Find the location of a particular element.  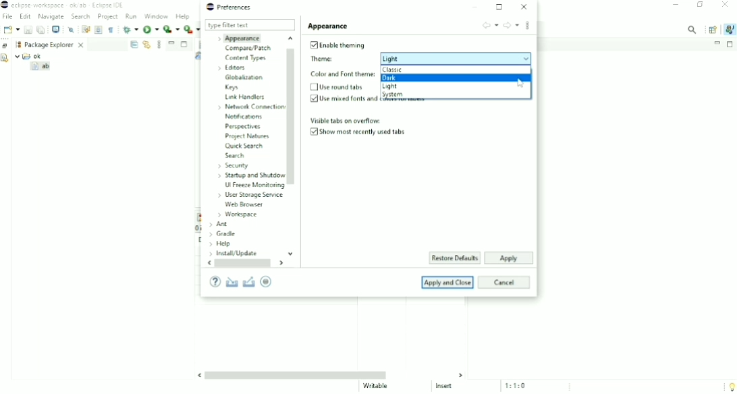

Tip is located at coordinates (729, 386).